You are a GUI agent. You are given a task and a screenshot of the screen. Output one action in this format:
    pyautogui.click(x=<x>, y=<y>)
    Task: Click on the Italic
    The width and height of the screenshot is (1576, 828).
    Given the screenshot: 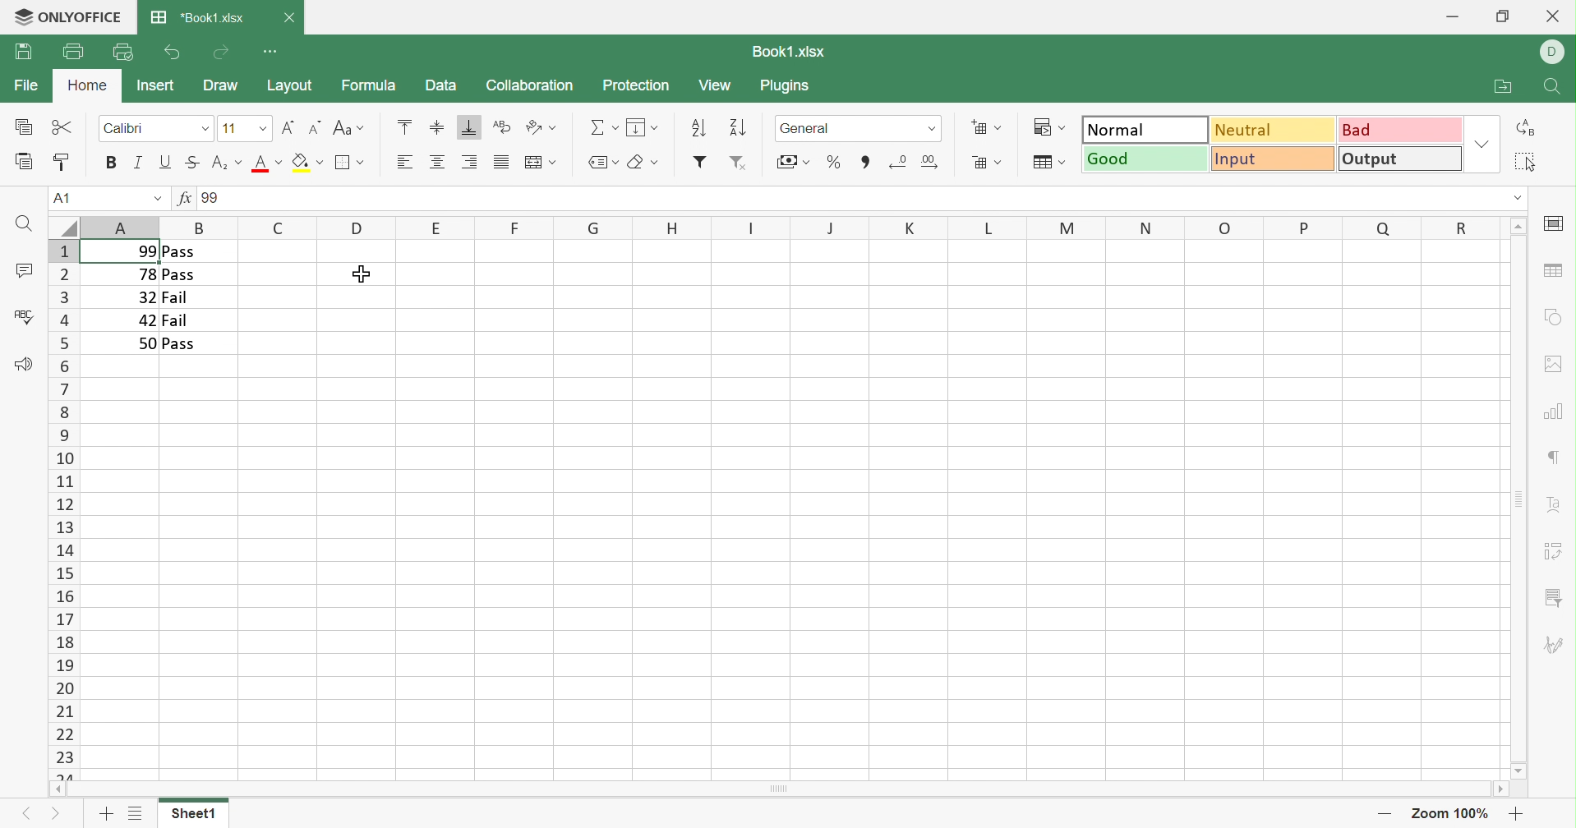 What is the action you would take?
    pyautogui.click(x=140, y=163)
    